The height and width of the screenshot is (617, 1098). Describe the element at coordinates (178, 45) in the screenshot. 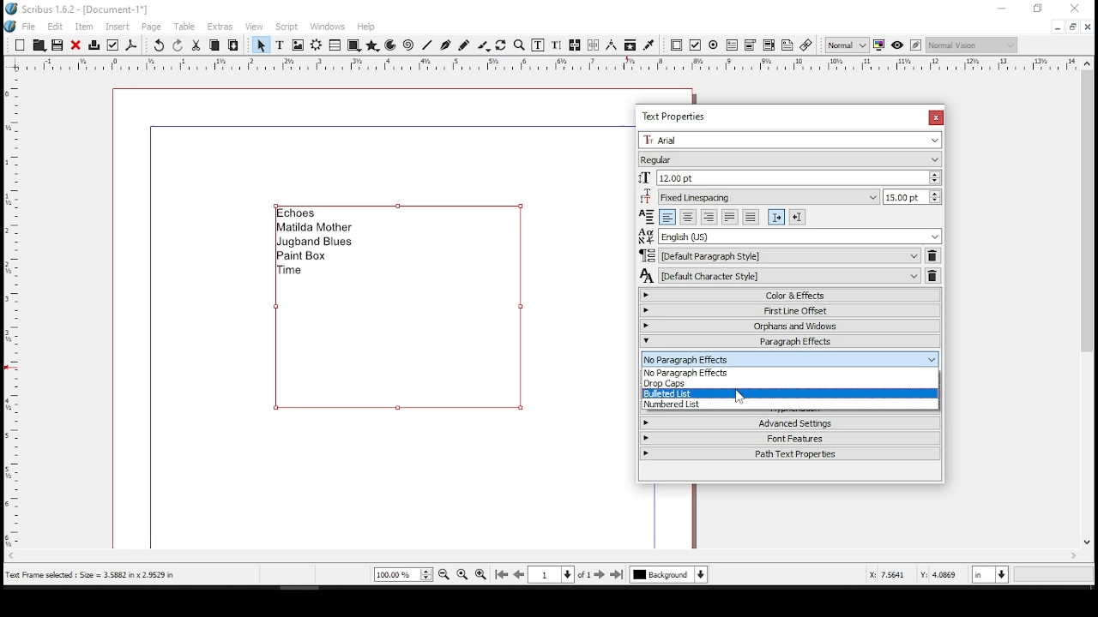

I see `redo` at that location.